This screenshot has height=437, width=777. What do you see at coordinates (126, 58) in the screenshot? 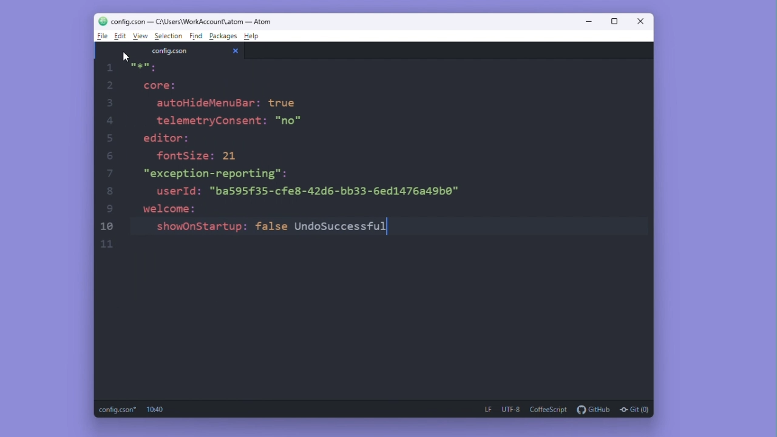
I see `cursor` at bounding box center [126, 58].